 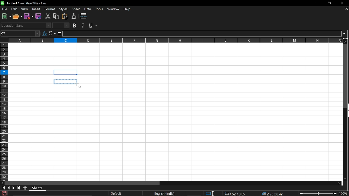 I want to click on Current zoom, so click(x=344, y=194).